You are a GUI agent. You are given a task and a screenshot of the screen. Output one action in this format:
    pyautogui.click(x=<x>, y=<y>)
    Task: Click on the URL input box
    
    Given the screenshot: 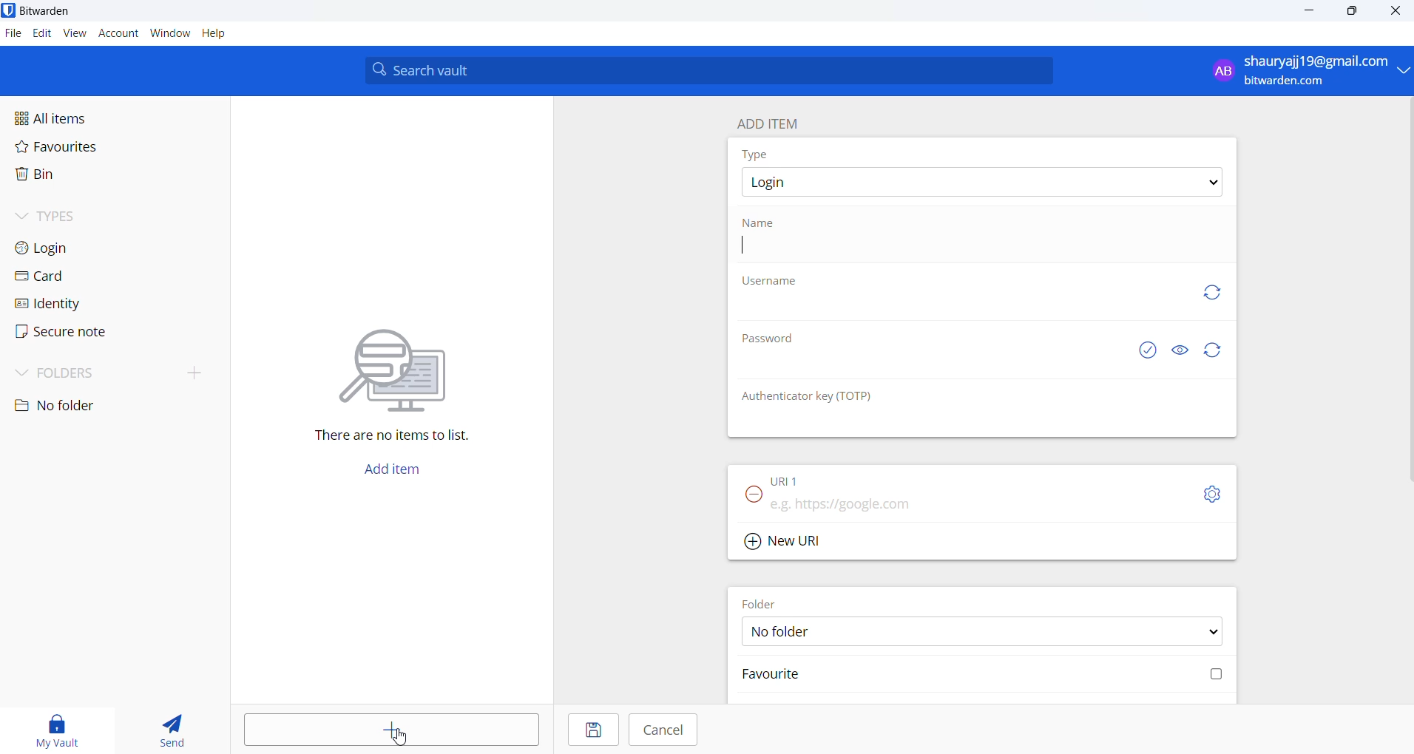 What is the action you would take?
    pyautogui.click(x=970, y=503)
    